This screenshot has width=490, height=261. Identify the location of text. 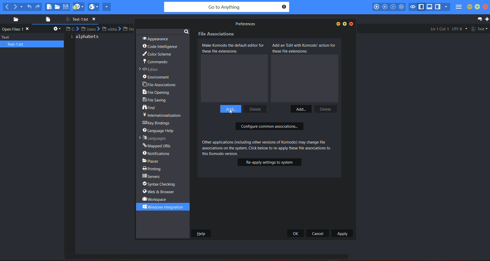
(17, 29).